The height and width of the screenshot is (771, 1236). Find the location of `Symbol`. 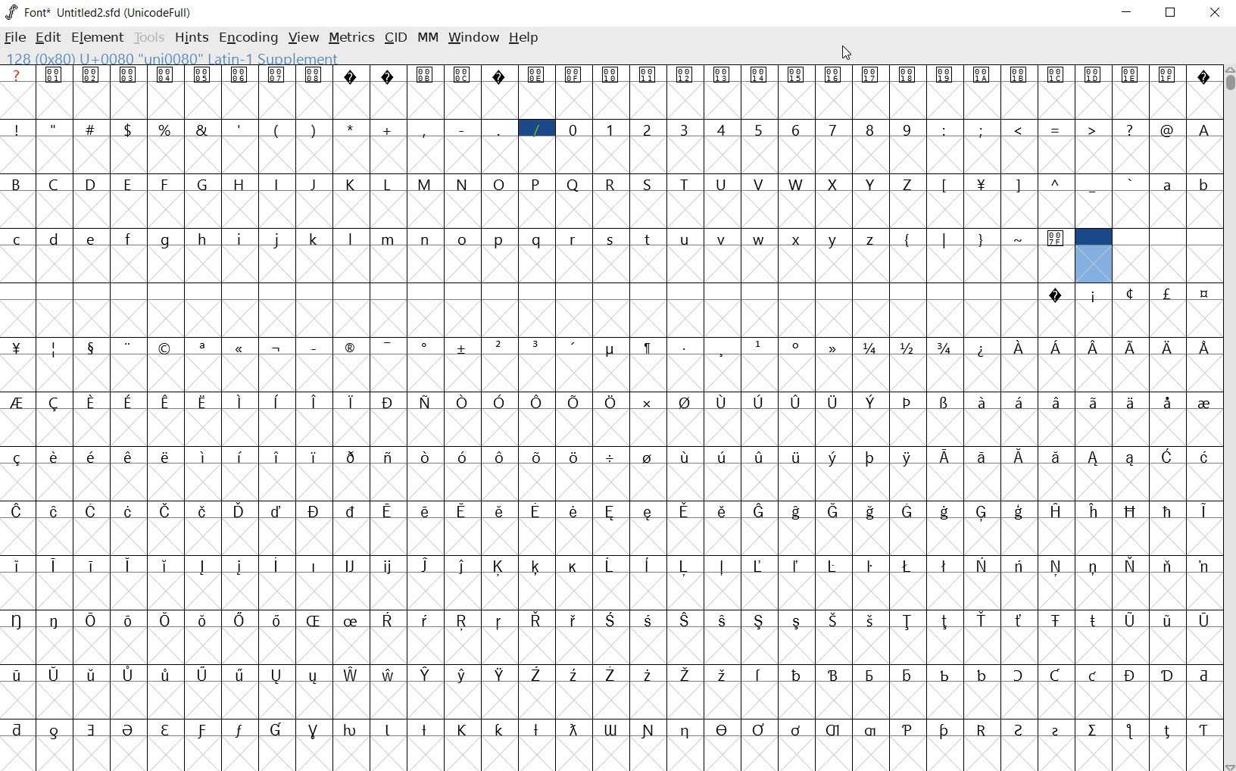

Symbol is located at coordinates (1168, 618).